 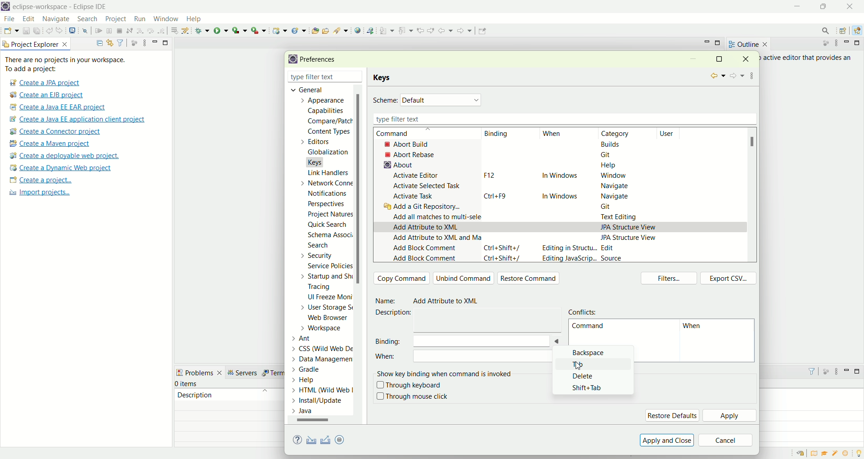 I want to click on focus on active task, so click(x=821, y=44).